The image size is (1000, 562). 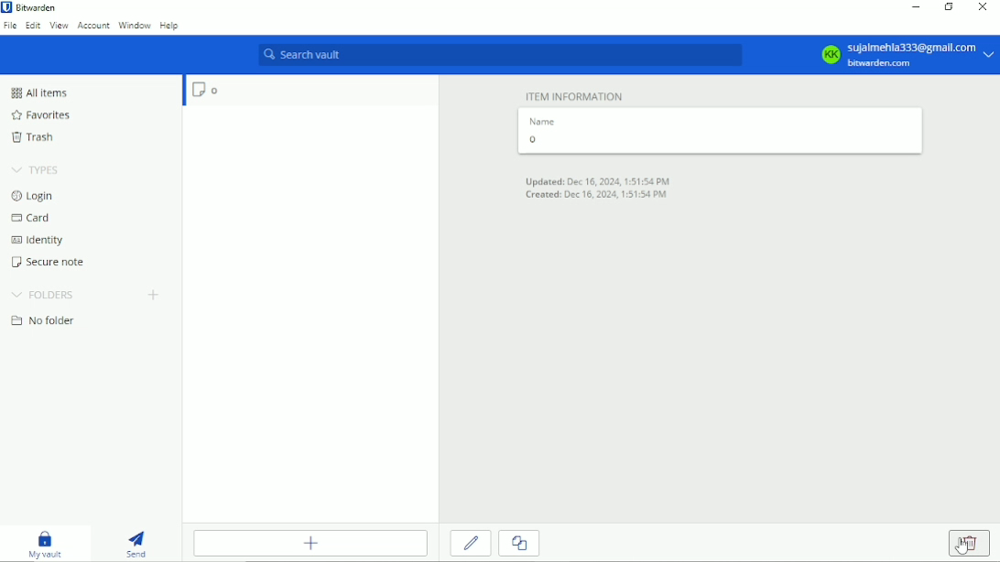 What do you see at coordinates (310, 92) in the screenshot?
I see `o` at bounding box center [310, 92].